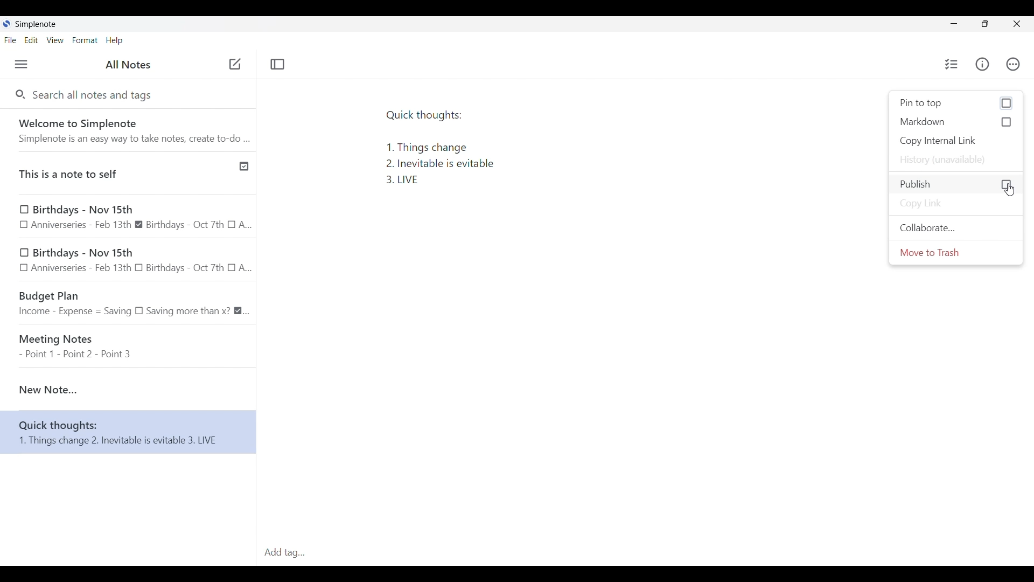 The height and width of the screenshot is (582, 1034). What do you see at coordinates (129, 342) in the screenshot?
I see `Meeting Notes` at bounding box center [129, 342].